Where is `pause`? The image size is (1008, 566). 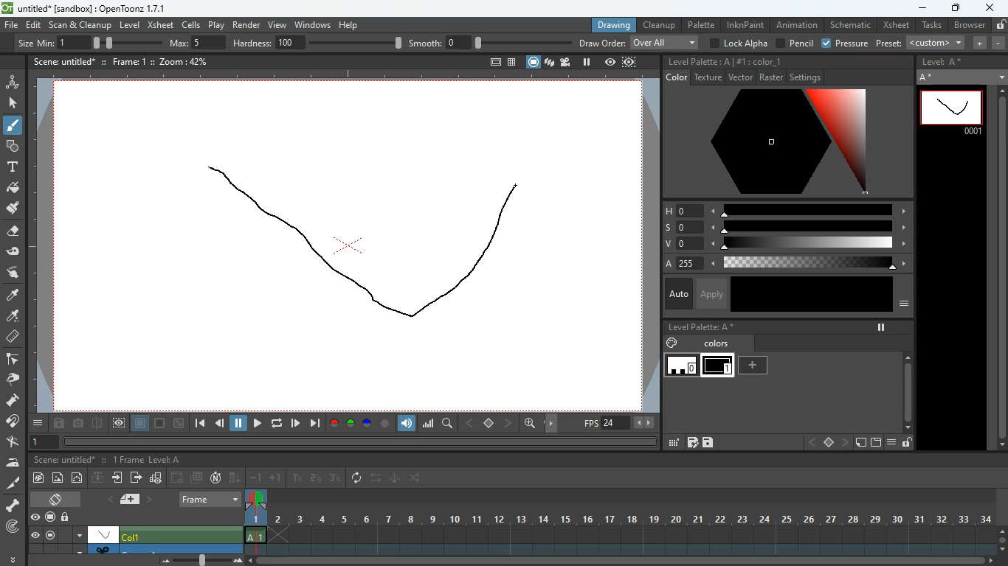
pause is located at coordinates (49, 535).